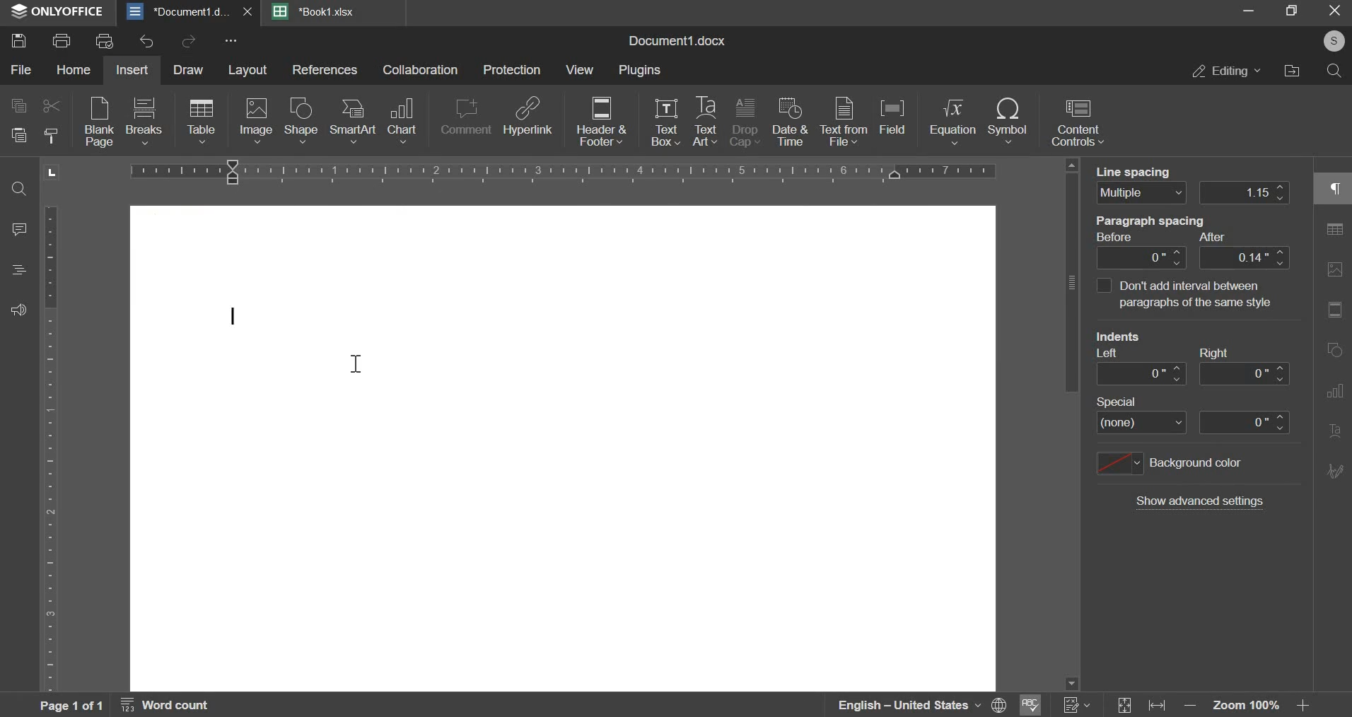 The image size is (1352, 717). What do you see at coordinates (705, 122) in the screenshot?
I see `text art` at bounding box center [705, 122].